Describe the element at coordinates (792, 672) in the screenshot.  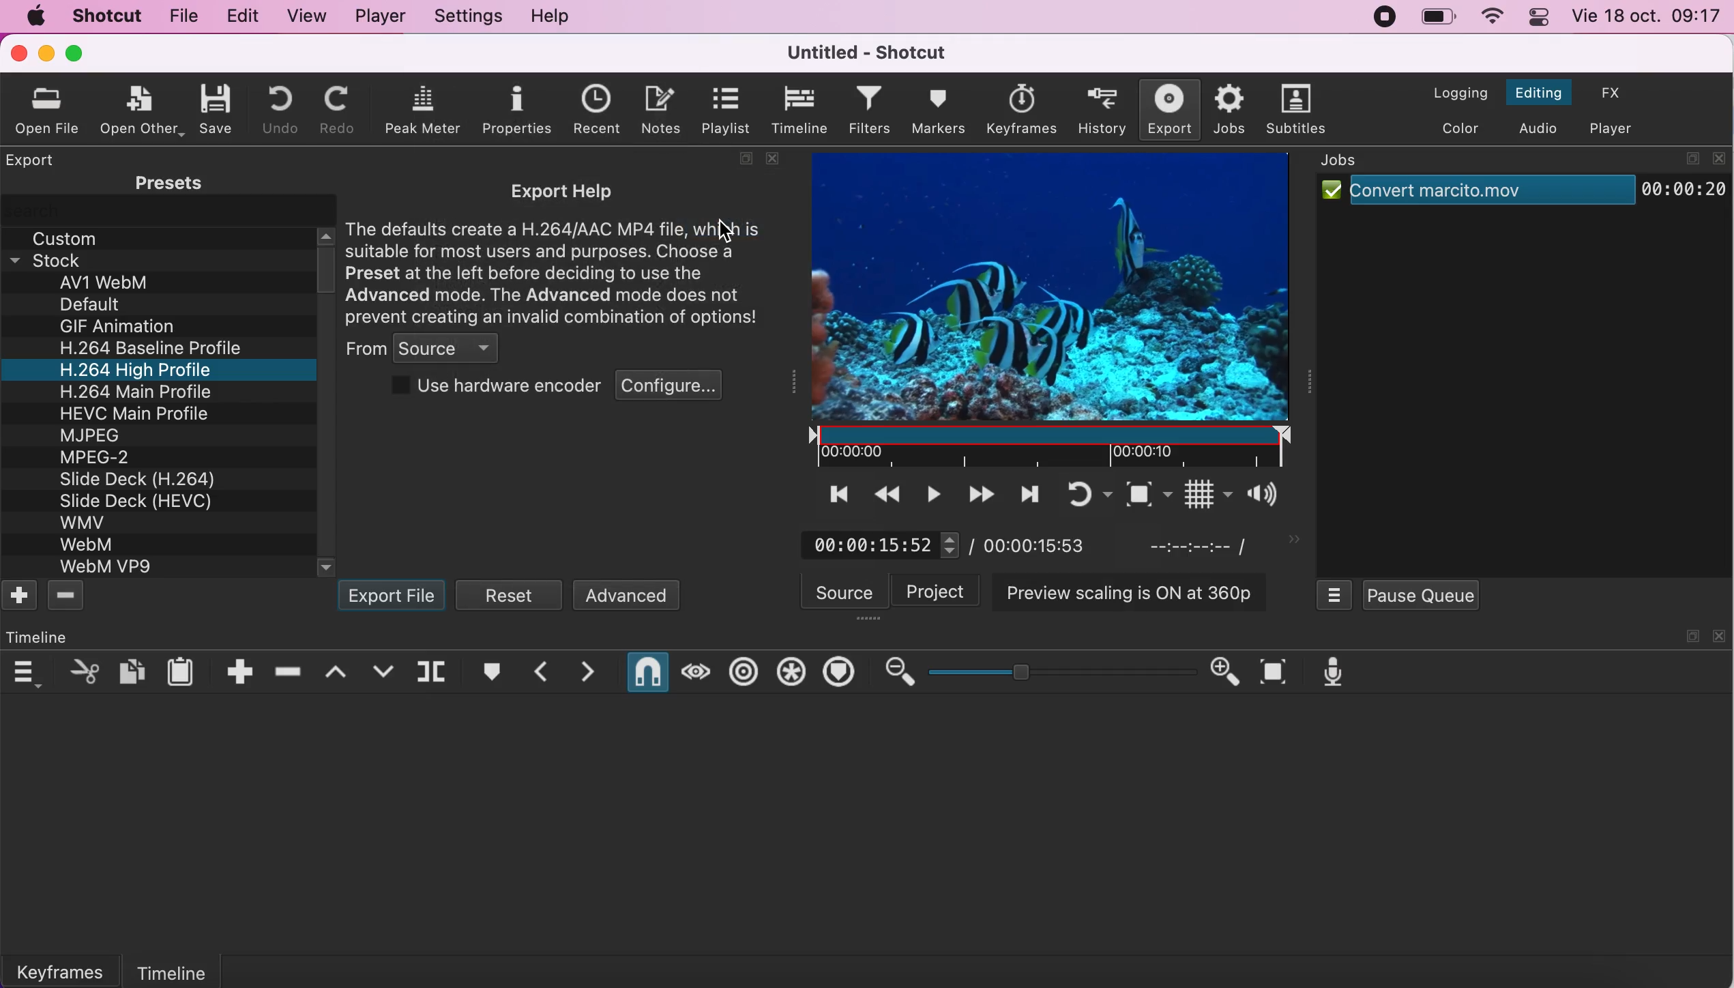
I see `ripple all tracks` at that location.